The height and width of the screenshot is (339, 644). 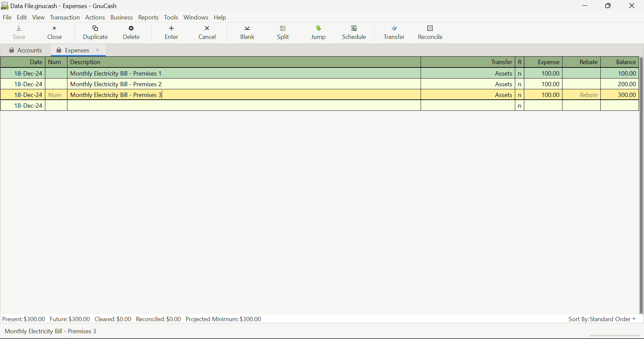 What do you see at coordinates (134, 320) in the screenshot?
I see `Present: $300.00 Future:$300.00 Cleared:$0.00 Reconciled:$0.00 Projected Minimum: $300.00` at bounding box center [134, 320].